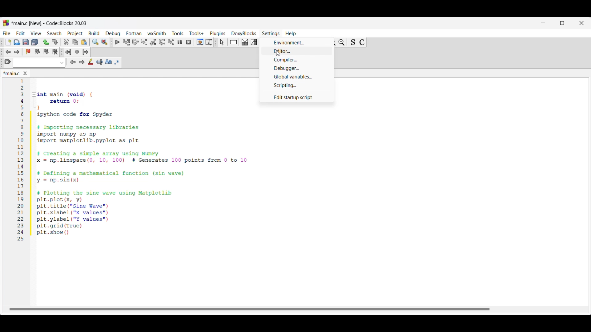  Describe the element at coordinates (562, 23) in the screenshot. I see `Change tab dimension` at that location.